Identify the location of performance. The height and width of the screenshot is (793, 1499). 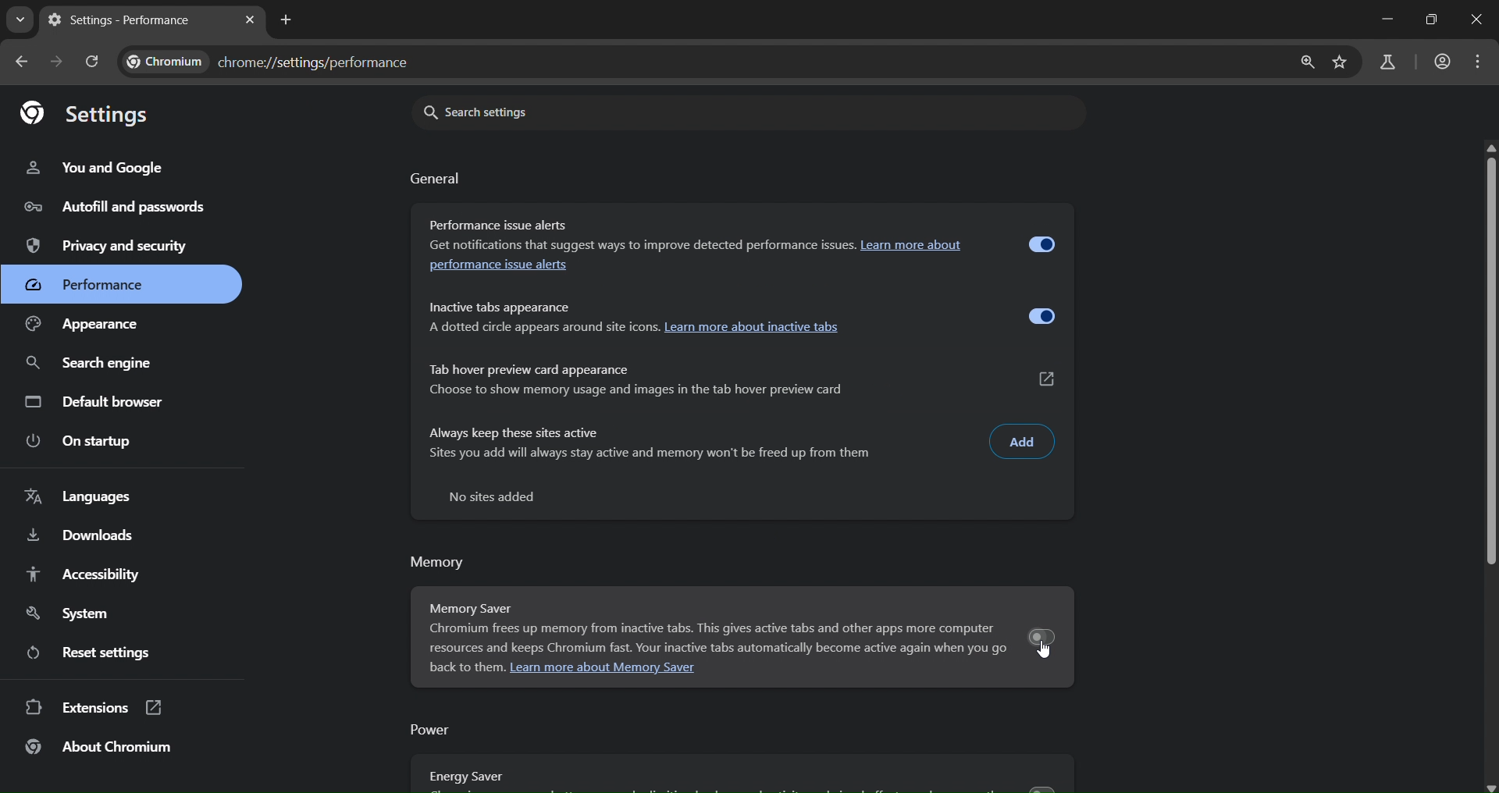
(100, 282).